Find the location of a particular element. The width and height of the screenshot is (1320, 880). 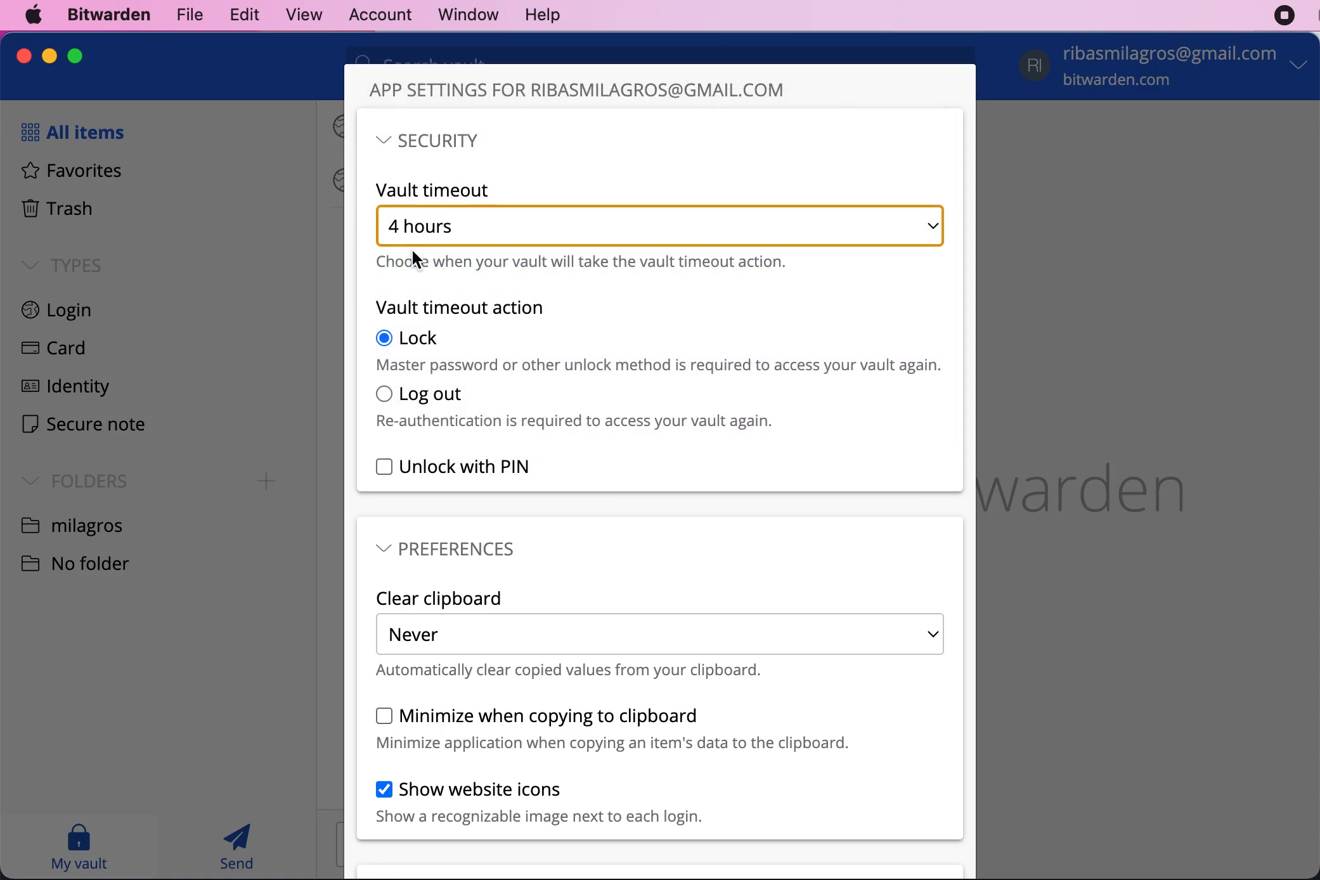

types is located at coordinates (62, 264).